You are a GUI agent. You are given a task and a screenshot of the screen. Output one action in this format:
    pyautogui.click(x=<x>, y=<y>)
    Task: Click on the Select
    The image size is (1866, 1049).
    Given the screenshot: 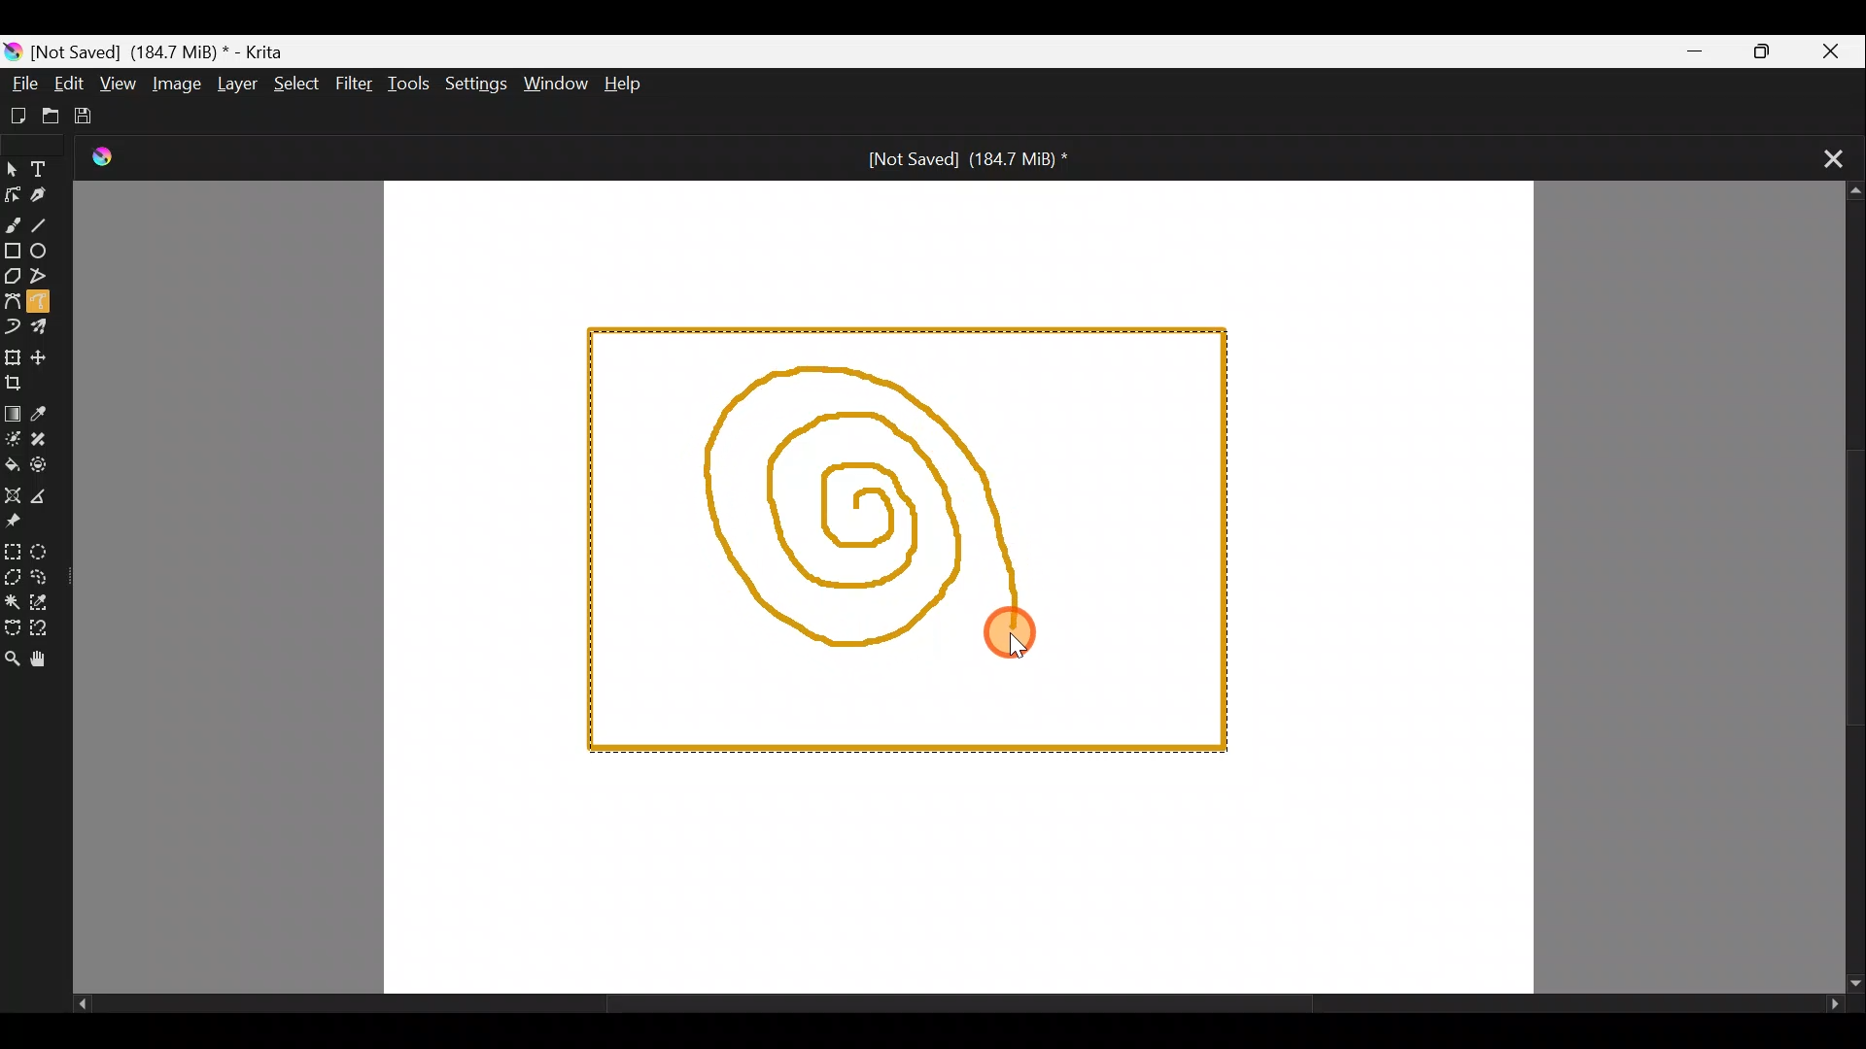 What is the action you would take?
    pyautogui.click(x=295, y=85)
    